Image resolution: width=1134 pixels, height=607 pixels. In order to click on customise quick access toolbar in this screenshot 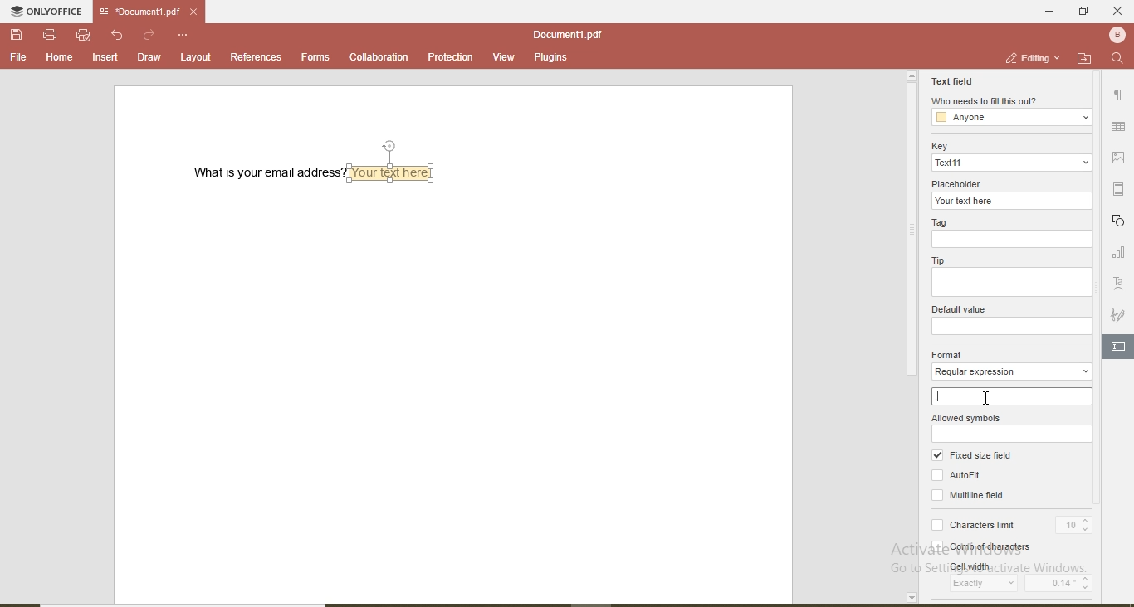, I will do `click(184, 34)`.